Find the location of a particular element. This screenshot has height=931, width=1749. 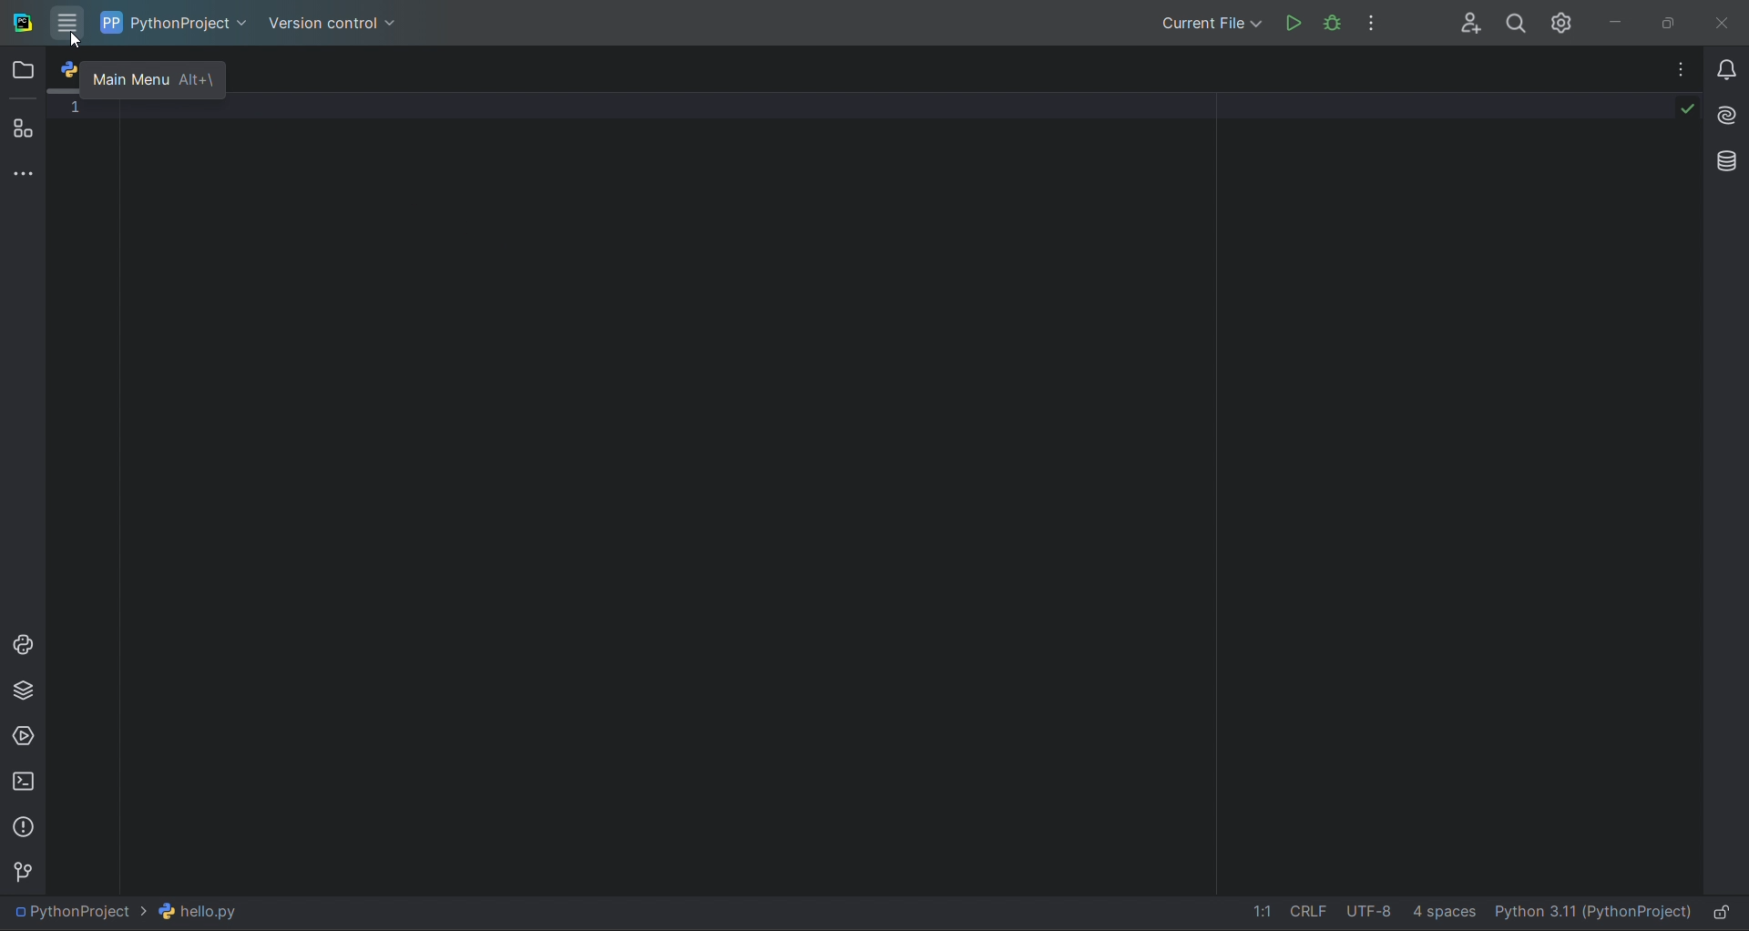

code editor is located at coordinates (878, 492).